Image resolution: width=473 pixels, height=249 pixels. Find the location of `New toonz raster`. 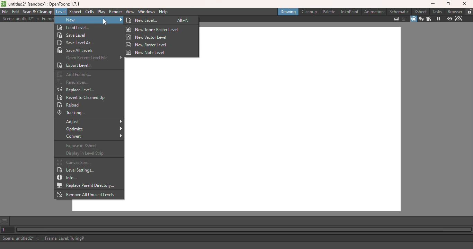

New toonz raster is located at coordinates (154, 30).